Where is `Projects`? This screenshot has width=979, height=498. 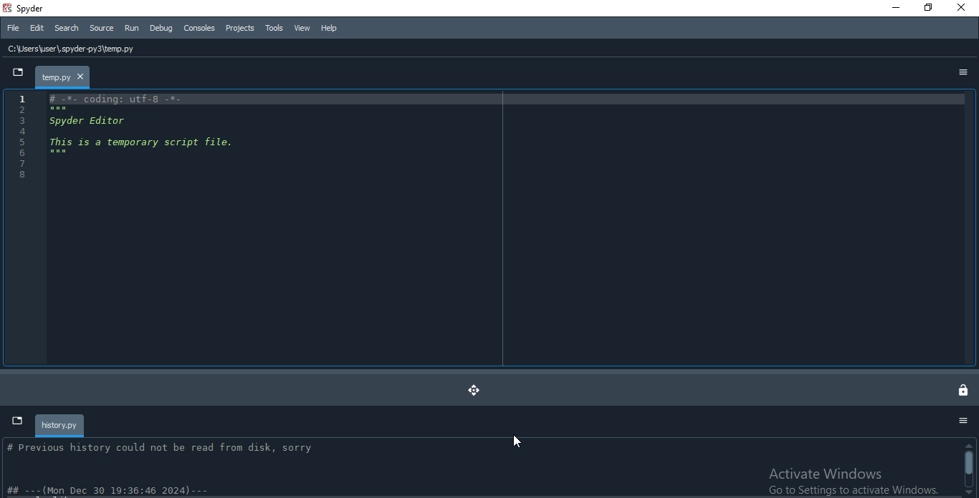 Projects is located at coordinates (239, 29).